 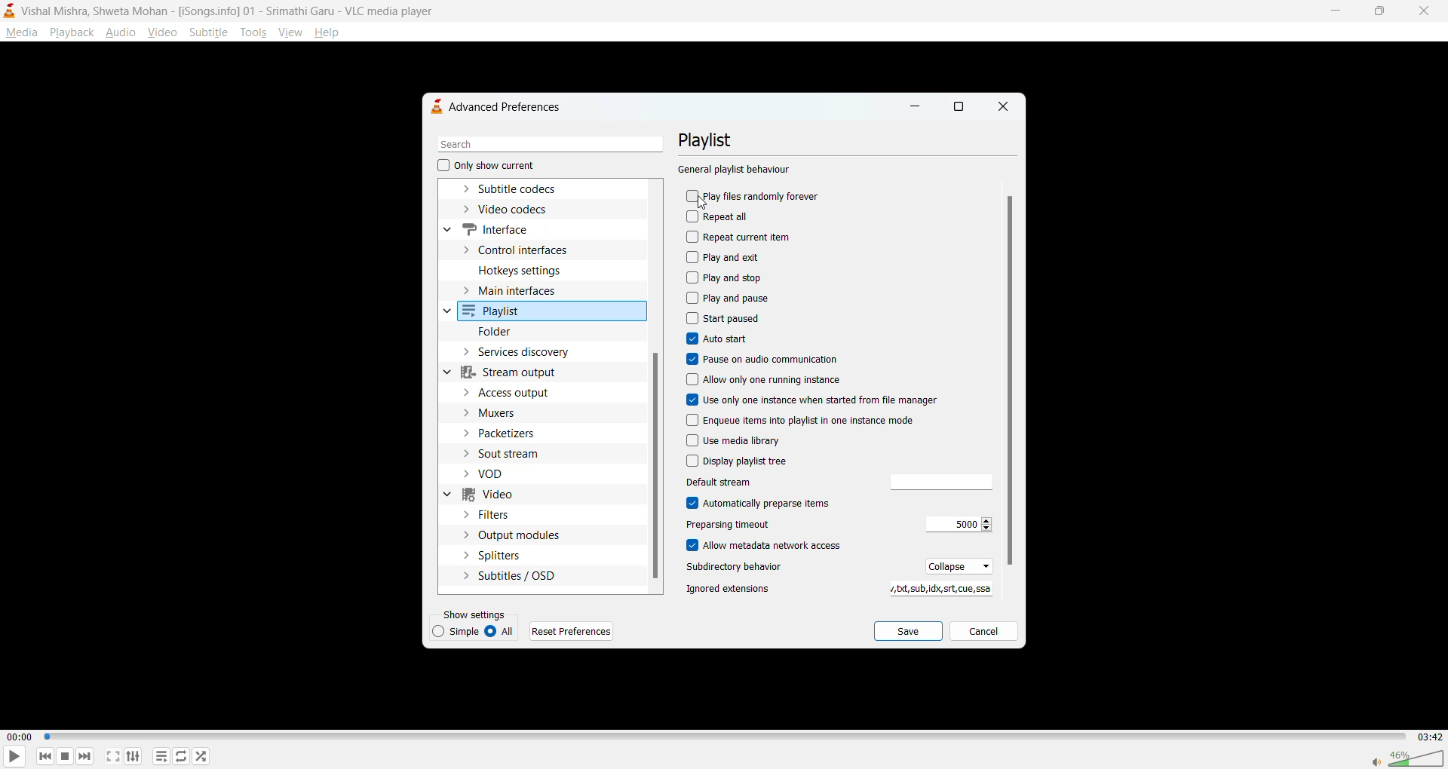 What do you see at coordinates (510, 434) in the screenshot?
I see `packetizers` at bounding box center [510, 434].